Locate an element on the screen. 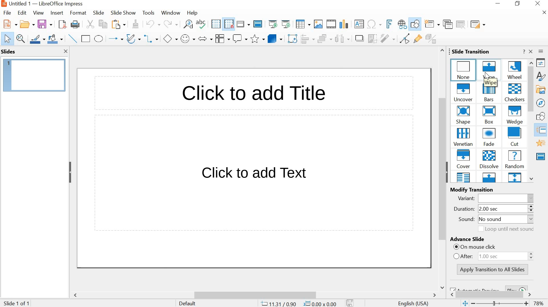  CLOSE DOCUMENT is located at coordinates (543, 12).